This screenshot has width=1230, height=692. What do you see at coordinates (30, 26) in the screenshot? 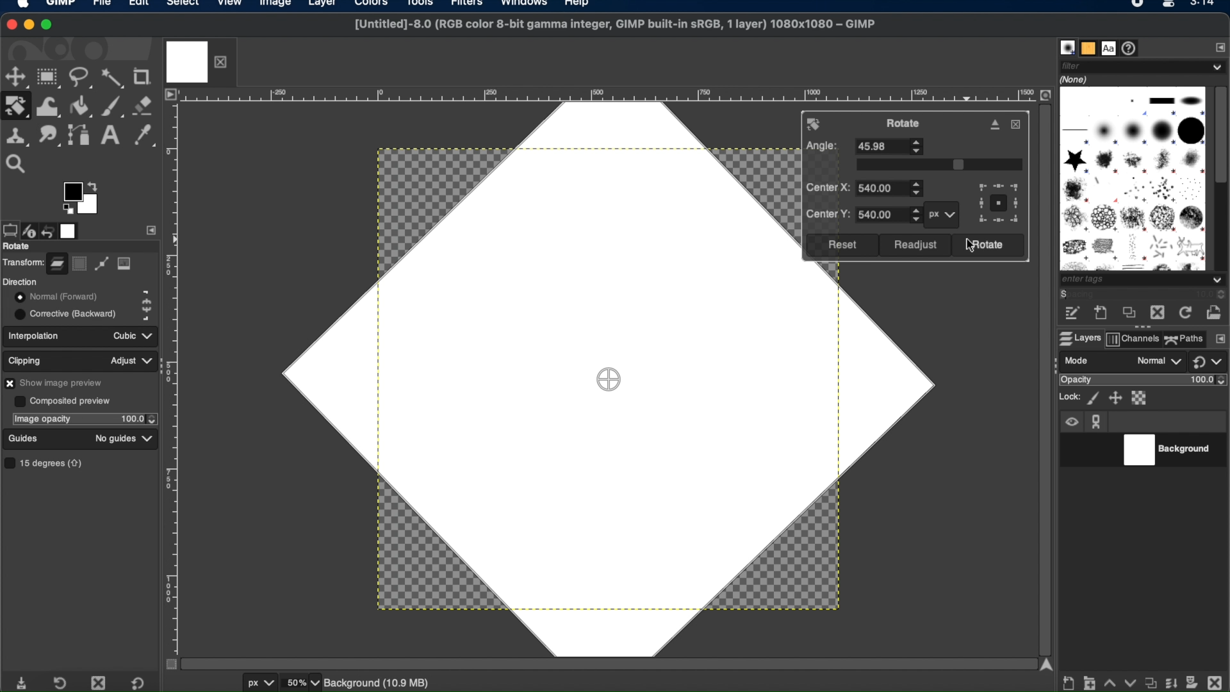
I see `minimize` at bounding box center [30, 26].